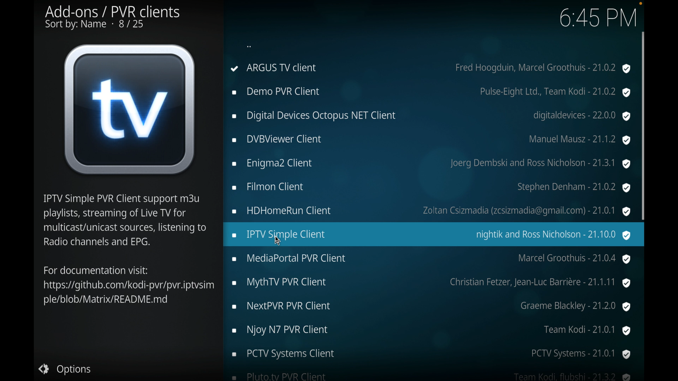 The image size is (678, 381). I want to click on mythtv PVR client, so click(433, 283).